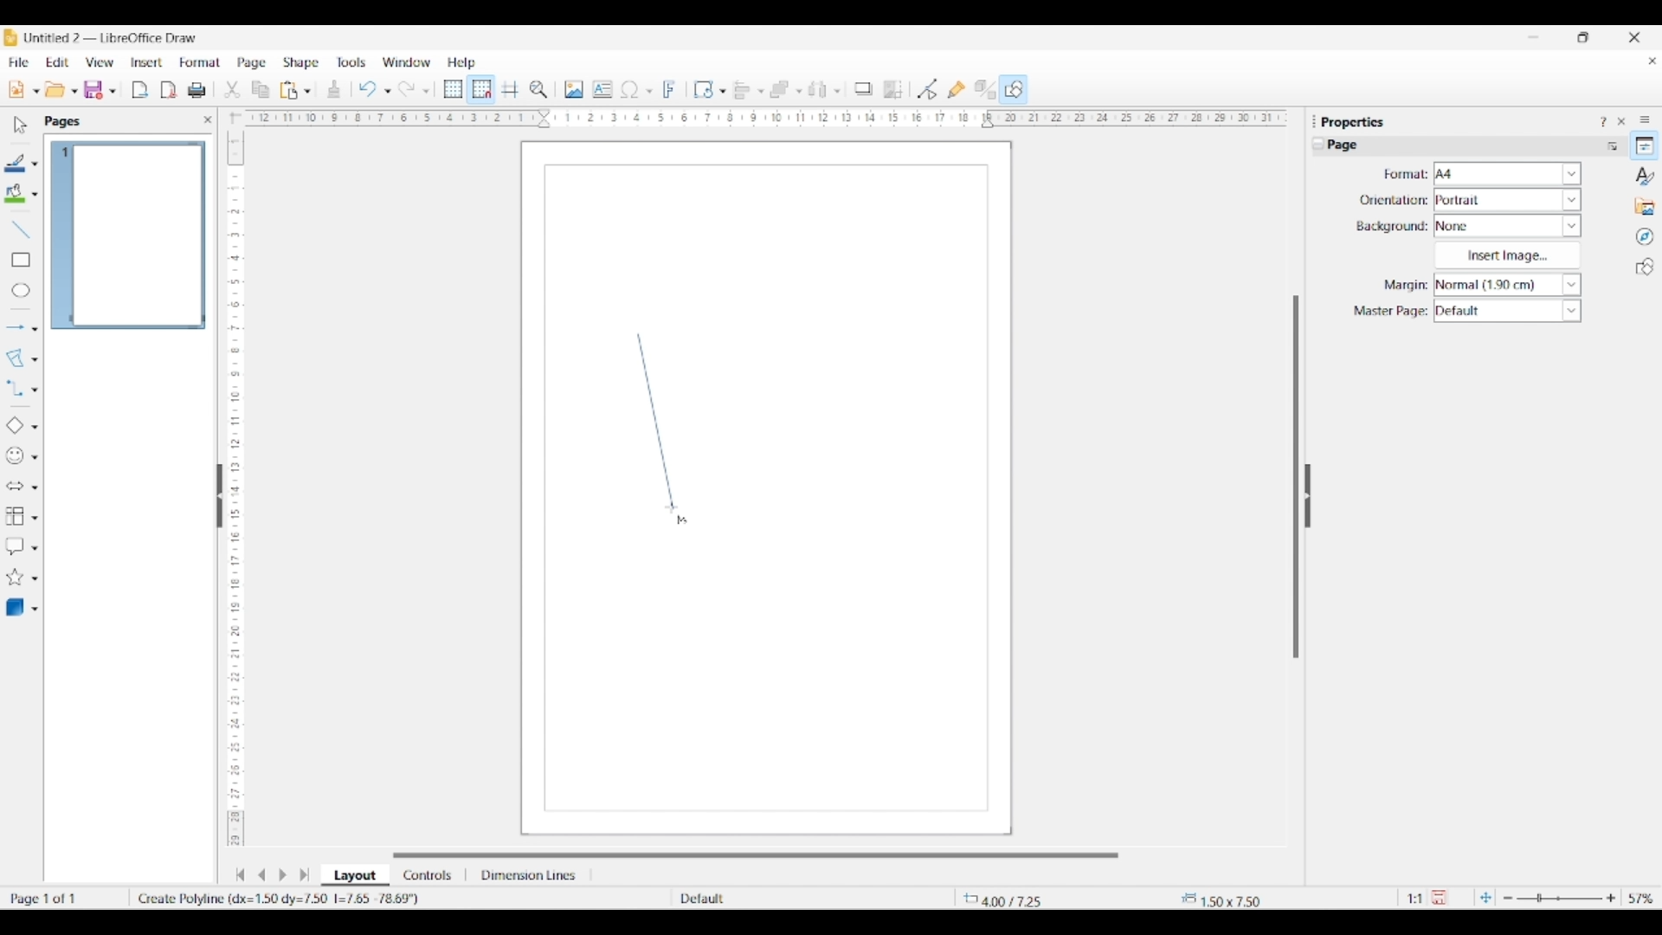 Image resolution: width=1662 pixels, height=935 pixels. What do you see at coordinates (893, 89) in the screenshot?
I see `Crop image` at bounding box center [893, 89].